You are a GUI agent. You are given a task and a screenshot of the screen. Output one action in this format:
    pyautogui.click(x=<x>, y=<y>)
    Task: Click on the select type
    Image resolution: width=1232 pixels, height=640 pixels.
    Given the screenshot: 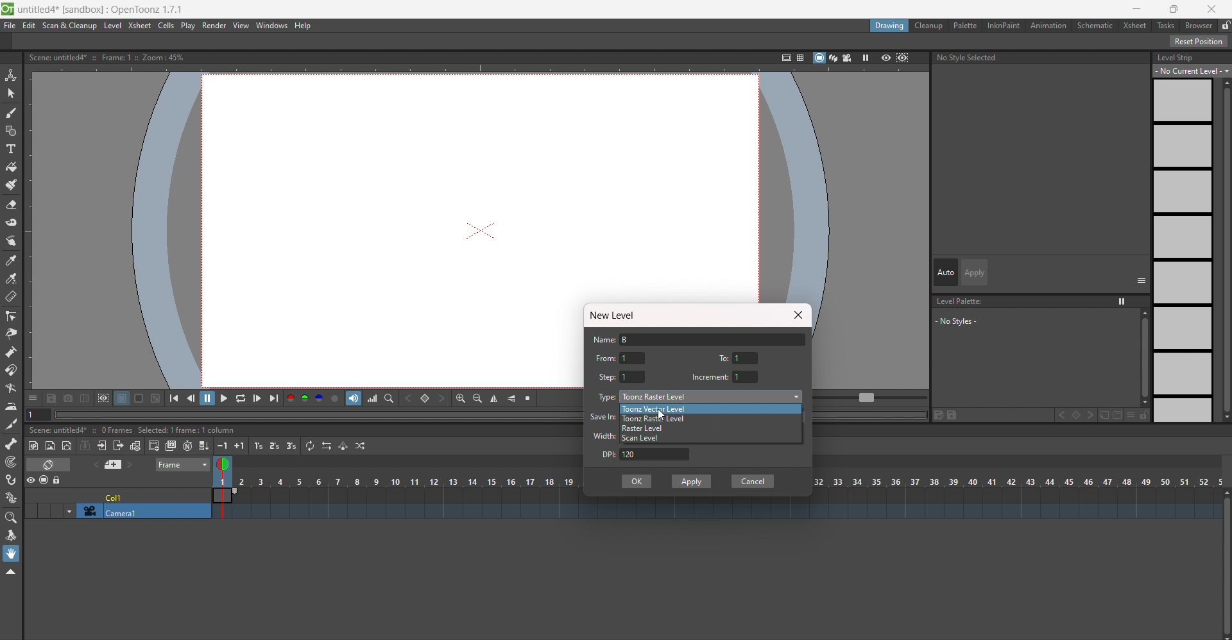 What is the action you would take?
    pyautogui.click(x=712, y=396)
    